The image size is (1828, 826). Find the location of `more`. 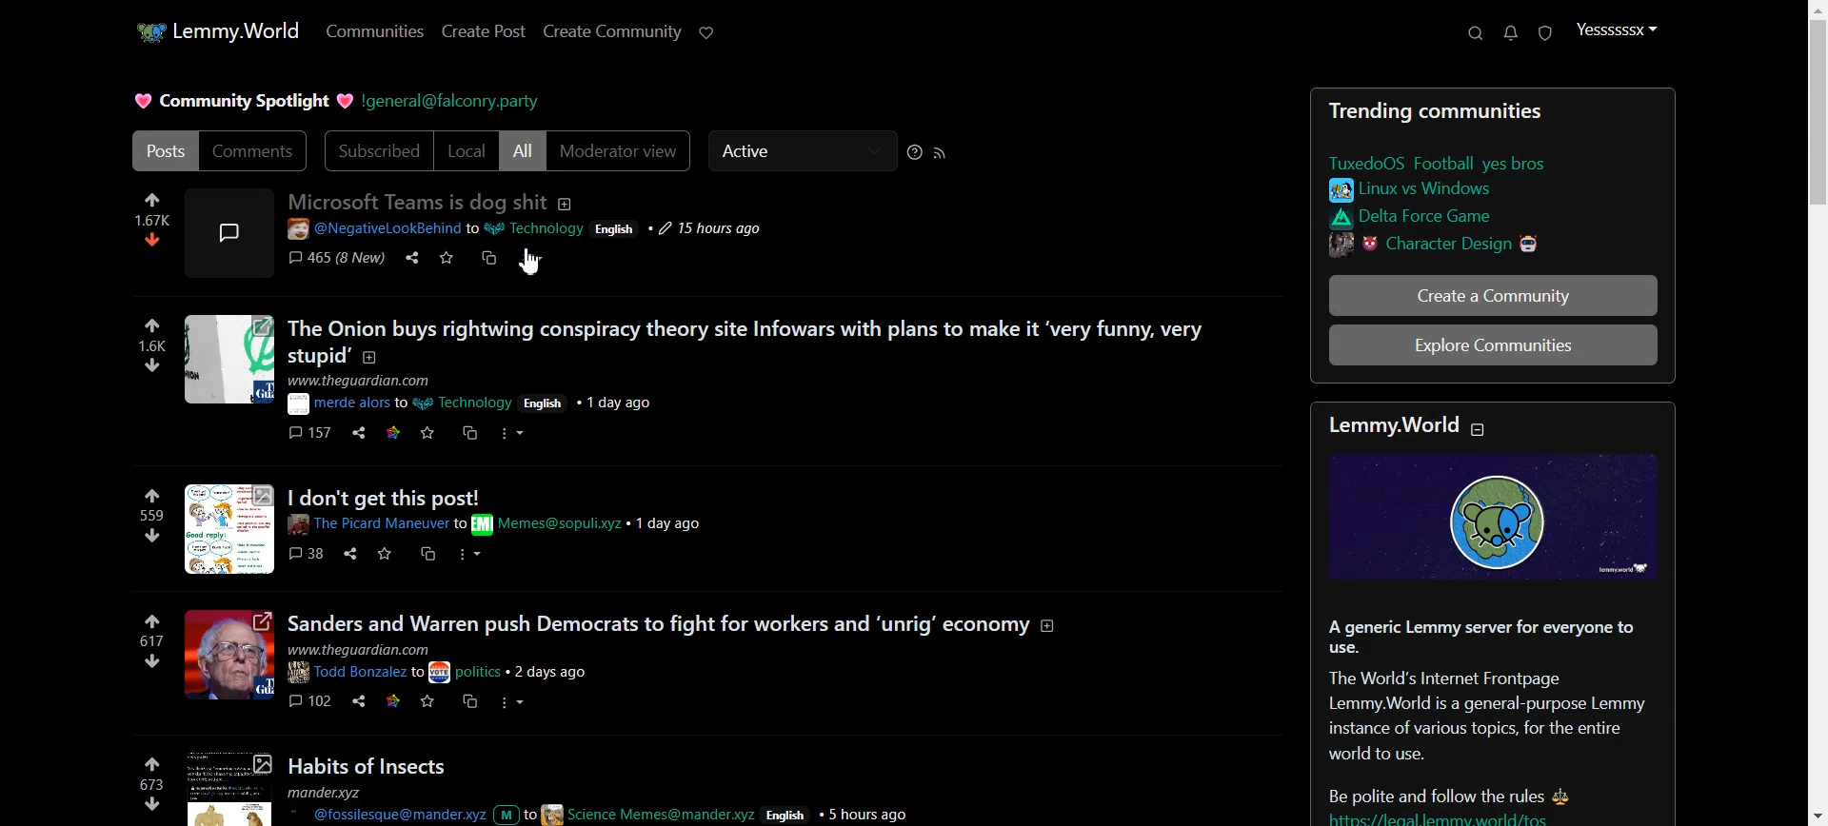

more is located at coordinates (470, 553).